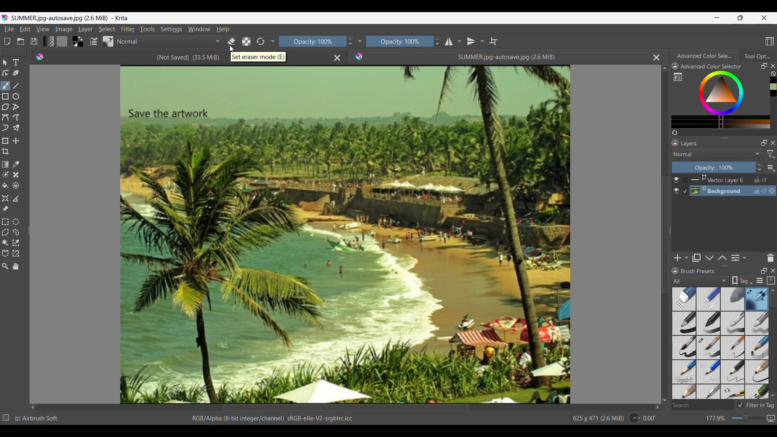 The width and height of the screenshot is (777, 437). Describe the element at coordinates (16, 243) in the screenshot. I see `Similar color selection tool` at that location.